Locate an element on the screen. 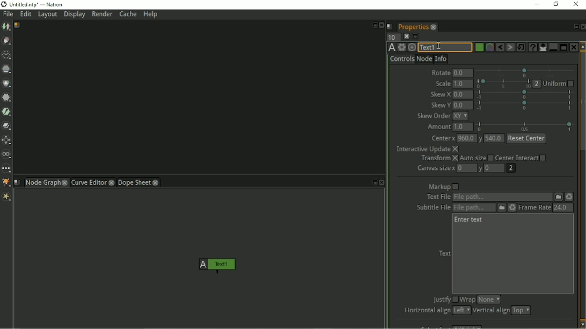 Image resolution: width=586 pixels, height=329 pixels. none is located at coordinates (489, 300).